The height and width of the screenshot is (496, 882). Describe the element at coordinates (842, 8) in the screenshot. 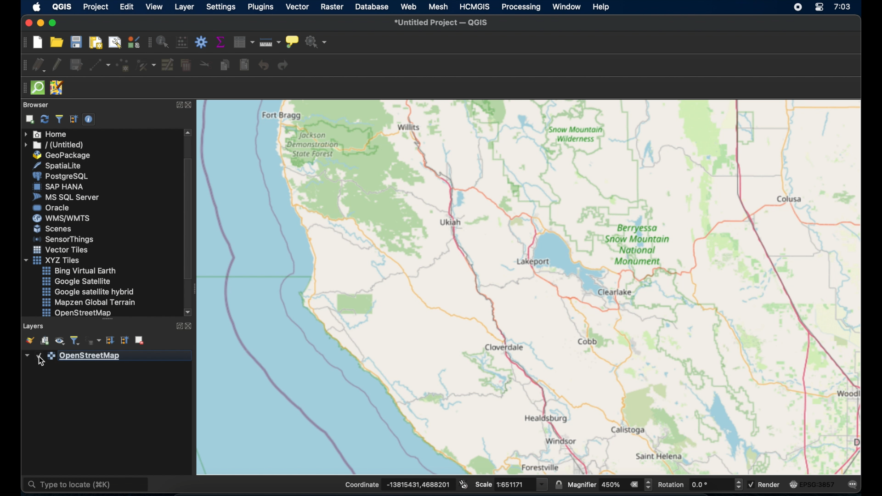

I see `time` at that location.